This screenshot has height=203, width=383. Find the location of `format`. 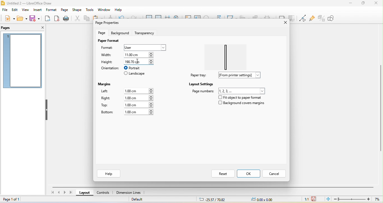

format is located at coordinates (110, 48).